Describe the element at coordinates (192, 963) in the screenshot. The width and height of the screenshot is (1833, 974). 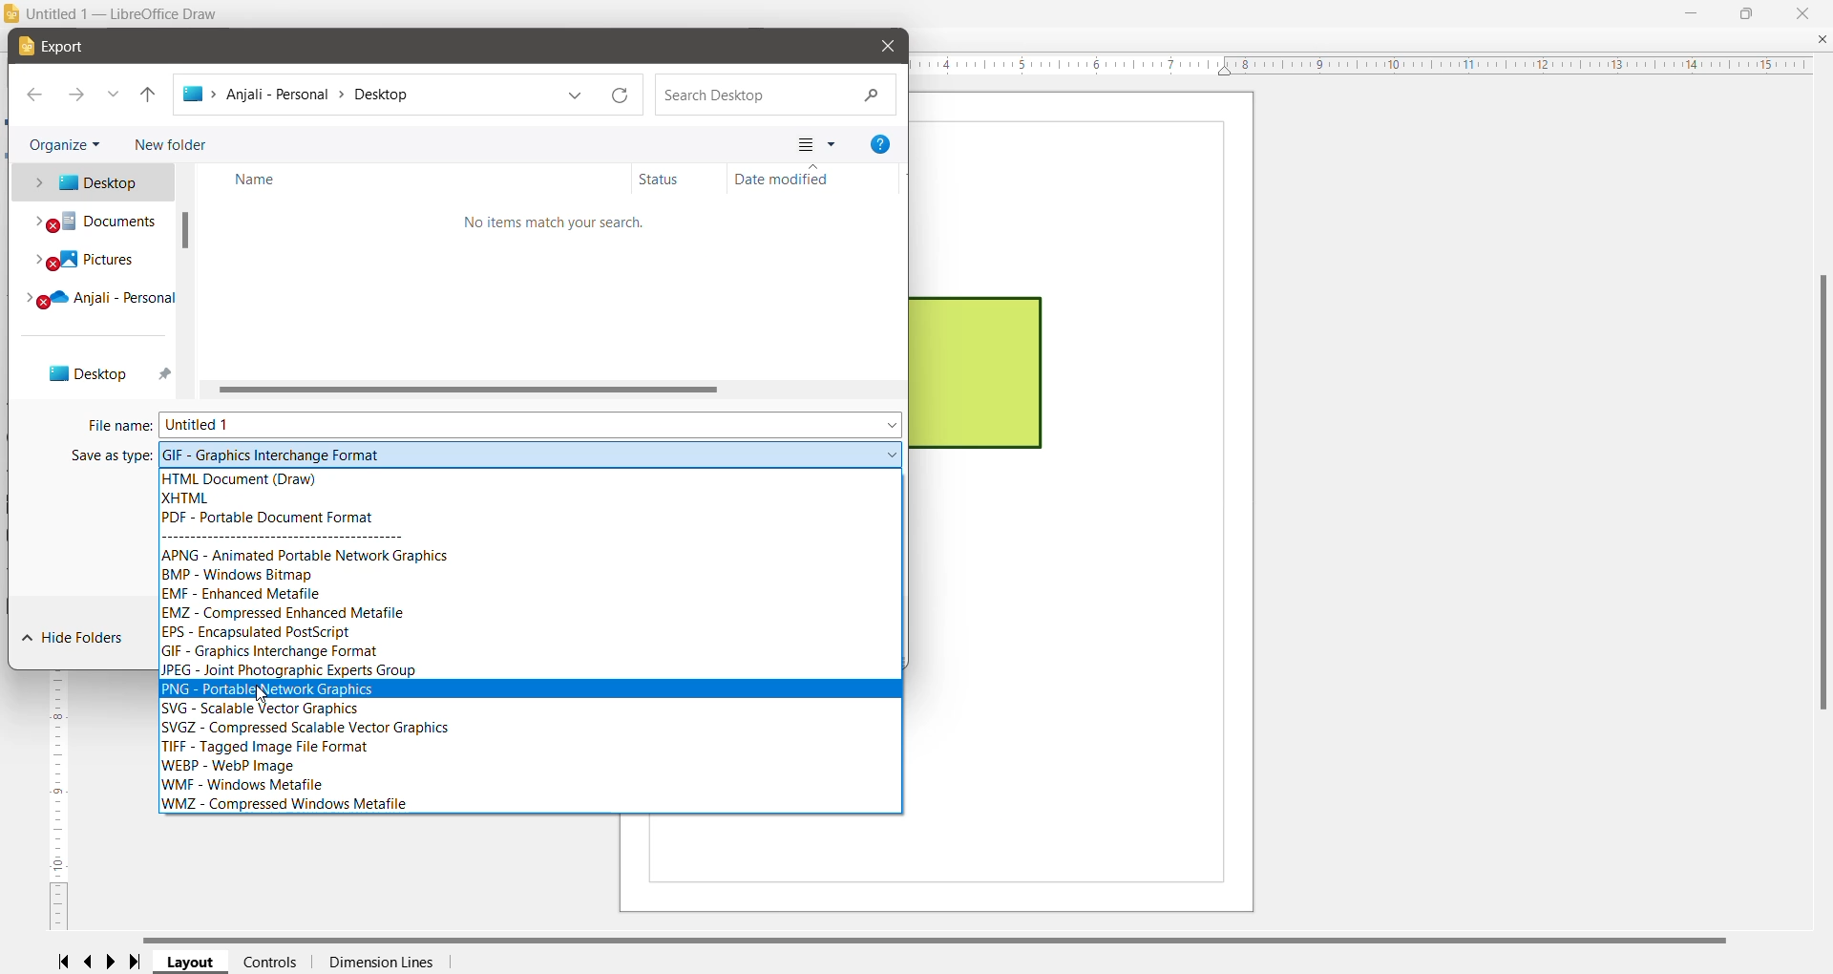
I see `Layout` at that location.